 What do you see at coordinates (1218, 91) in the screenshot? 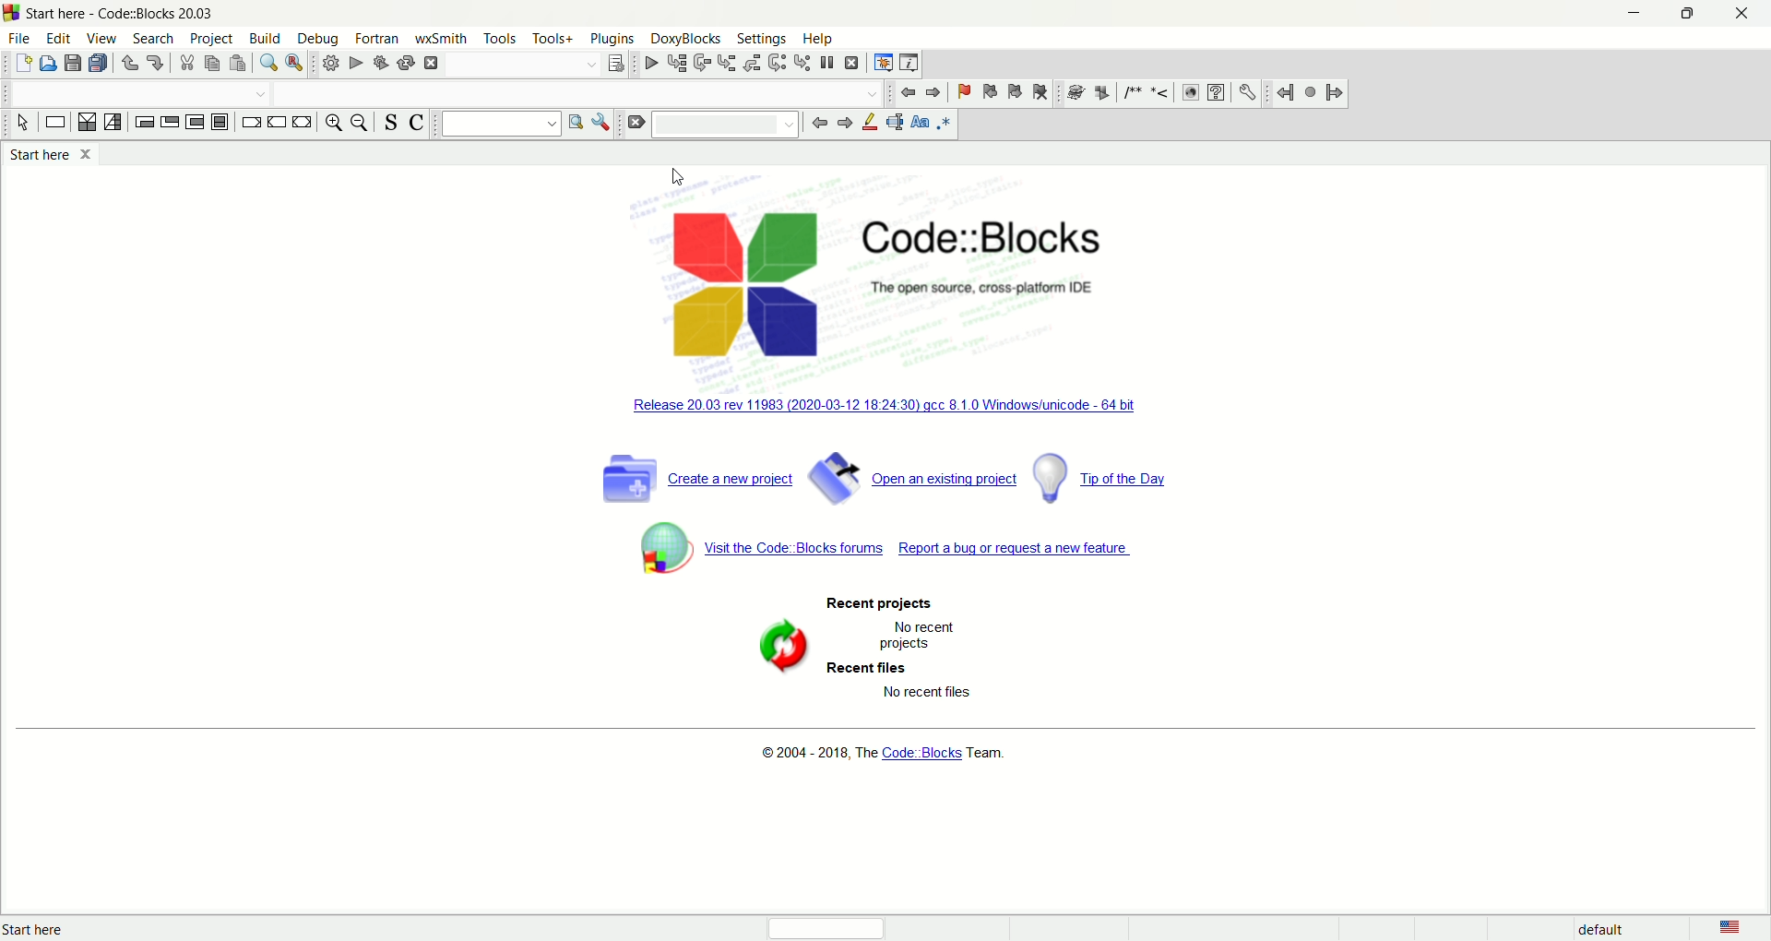
I see `help` at bounding box center [1218, 91].